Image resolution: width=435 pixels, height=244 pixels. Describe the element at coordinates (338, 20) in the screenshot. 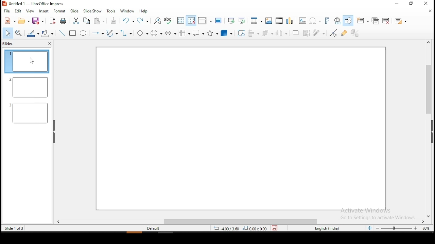

I see `insert hyperlink` at that location.